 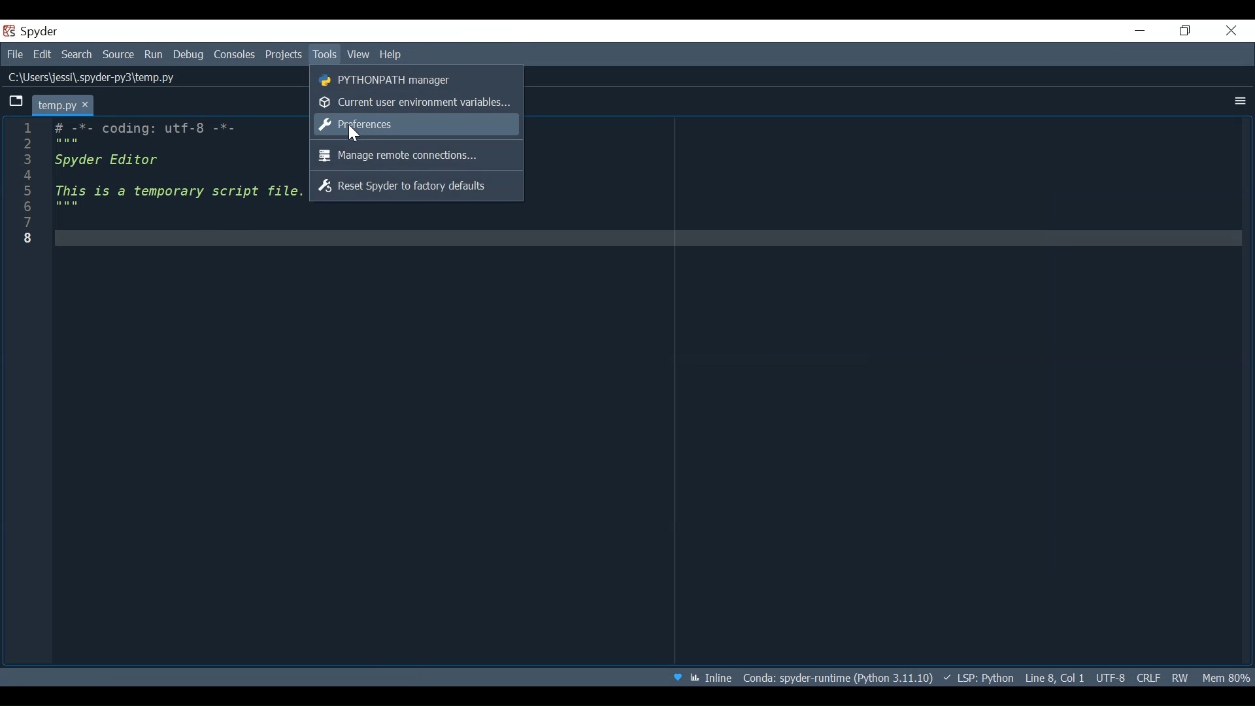 What do you see at coordinates (1239, 99) in the screenshot?
I see `More Options` at bounding box center [1239, 99].